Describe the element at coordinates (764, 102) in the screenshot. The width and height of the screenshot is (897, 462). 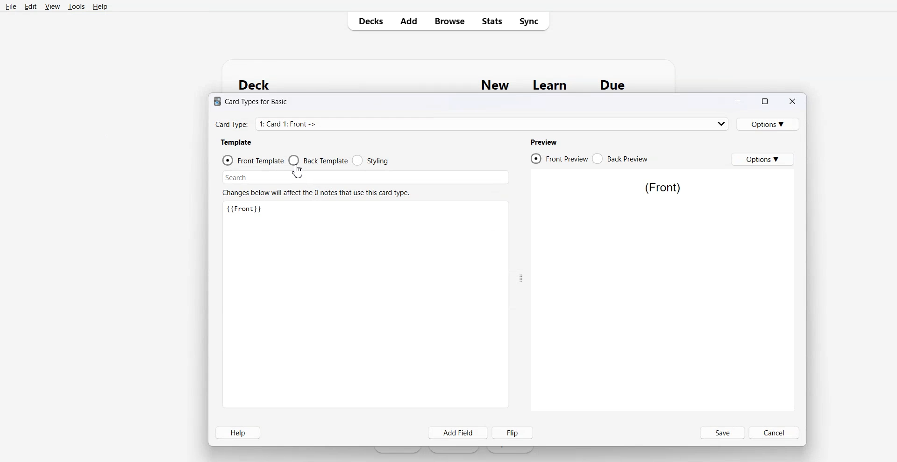
I see `Maximize` at that location.